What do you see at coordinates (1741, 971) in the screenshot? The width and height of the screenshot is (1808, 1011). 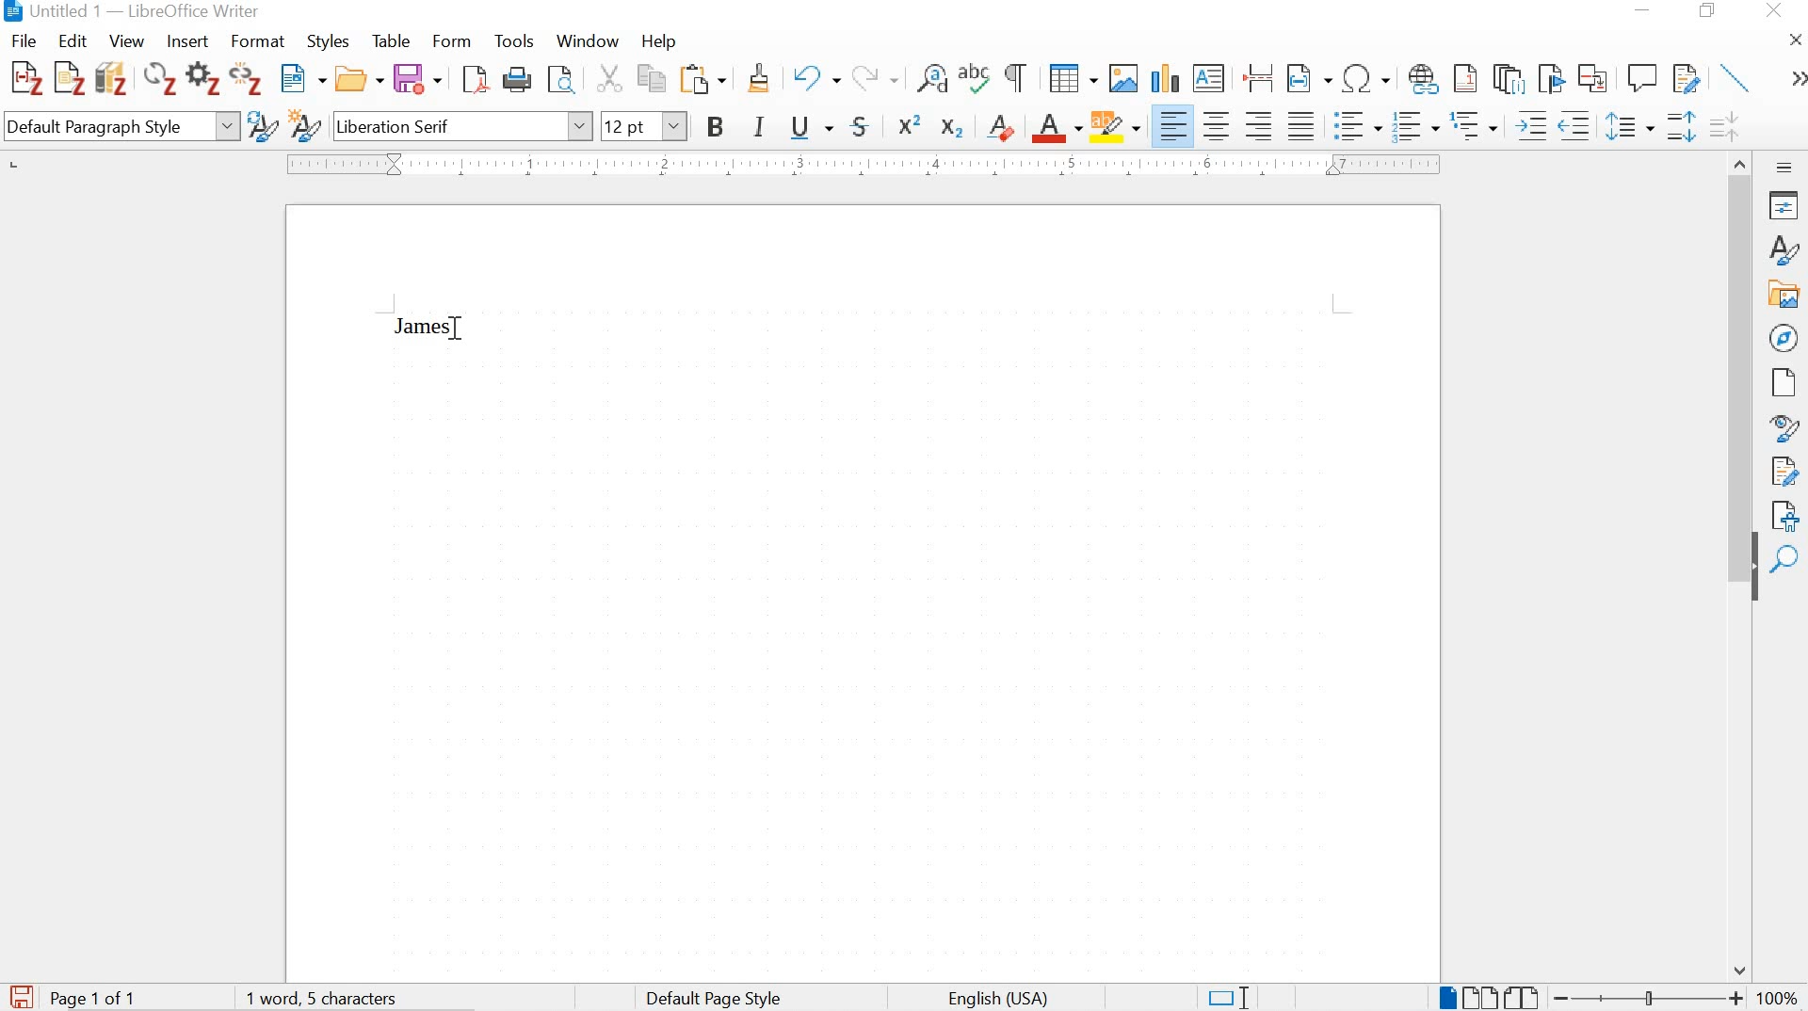 I see `move down` at bounding box center [1741, 971].